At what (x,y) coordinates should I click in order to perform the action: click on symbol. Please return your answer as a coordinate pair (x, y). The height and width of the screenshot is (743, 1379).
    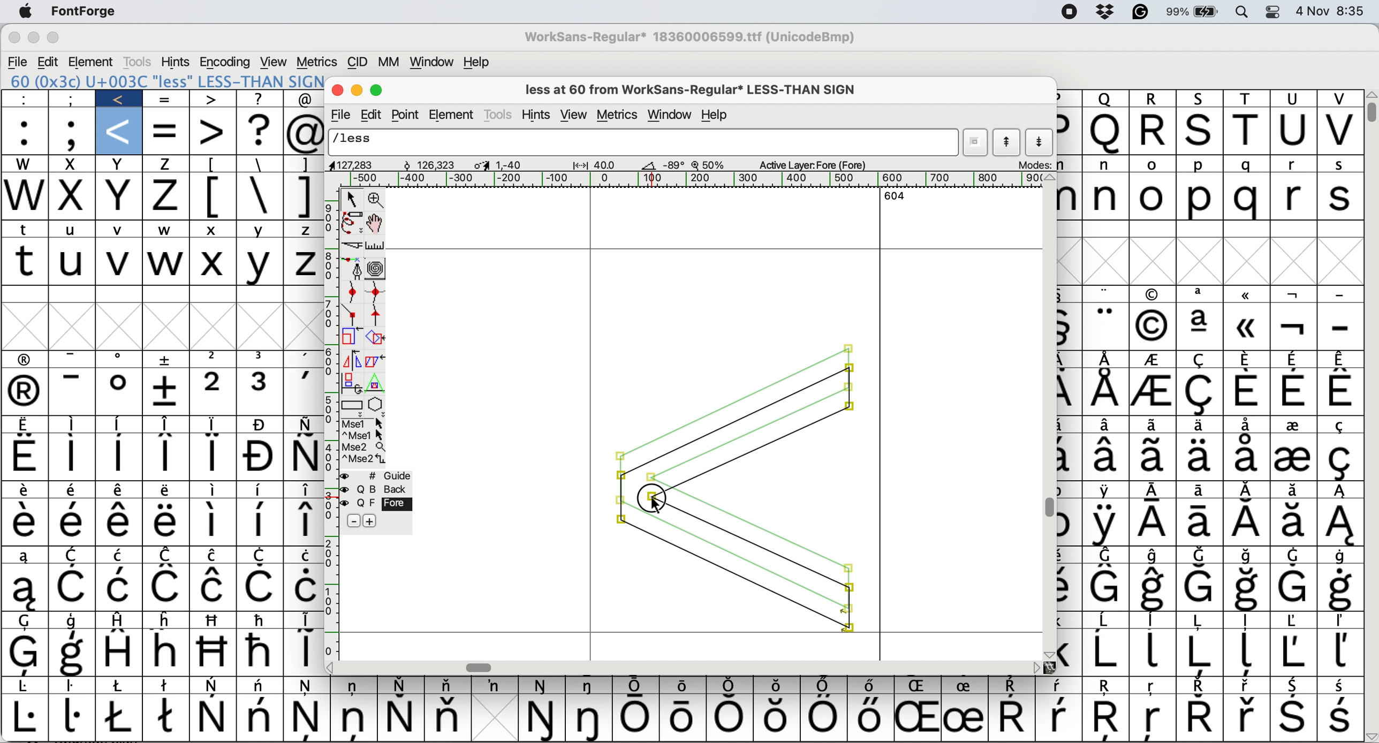
    Looking at the image, I should click on (74, 554).